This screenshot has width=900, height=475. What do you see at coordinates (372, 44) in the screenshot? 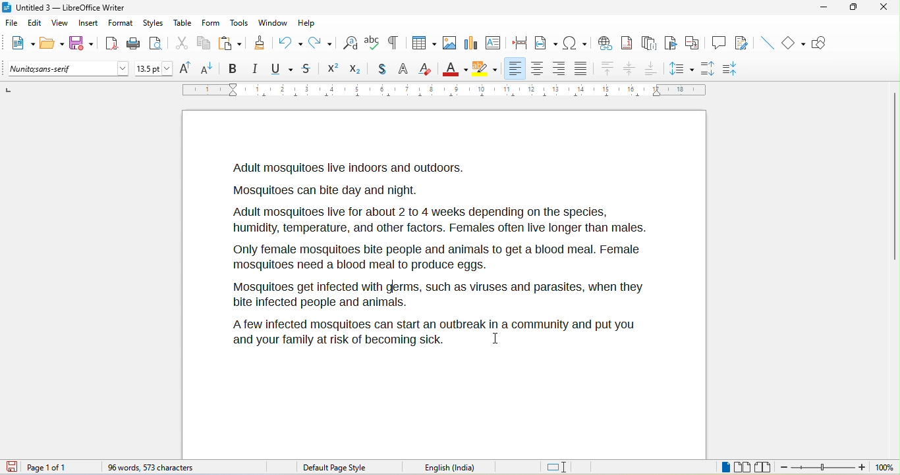
I see `spelling` at bounding box center [372, 44].